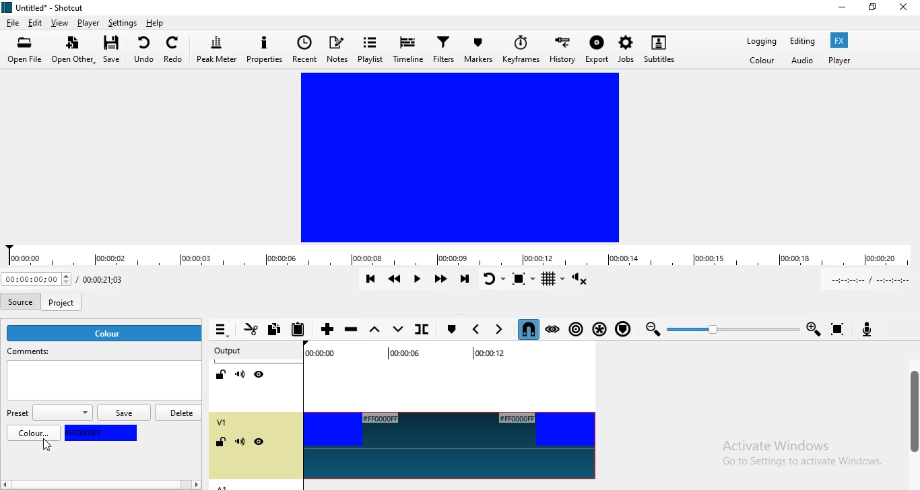 Image resolution: width=920 pixels, height=490 pixels. I want to click on Open other , so click(71, 50).